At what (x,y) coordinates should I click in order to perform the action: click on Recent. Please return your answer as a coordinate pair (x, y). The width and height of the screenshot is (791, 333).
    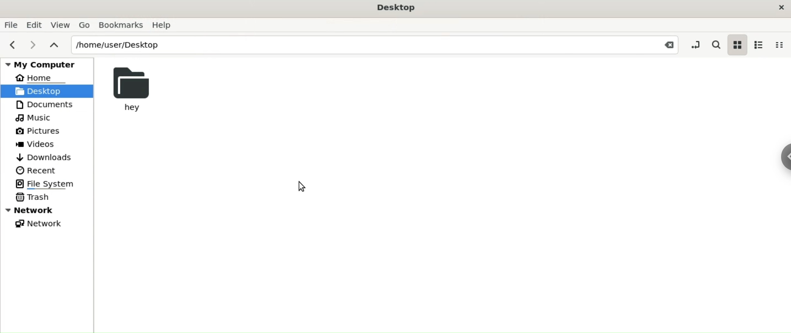
    Looking at the image, I should click on (37, 170).